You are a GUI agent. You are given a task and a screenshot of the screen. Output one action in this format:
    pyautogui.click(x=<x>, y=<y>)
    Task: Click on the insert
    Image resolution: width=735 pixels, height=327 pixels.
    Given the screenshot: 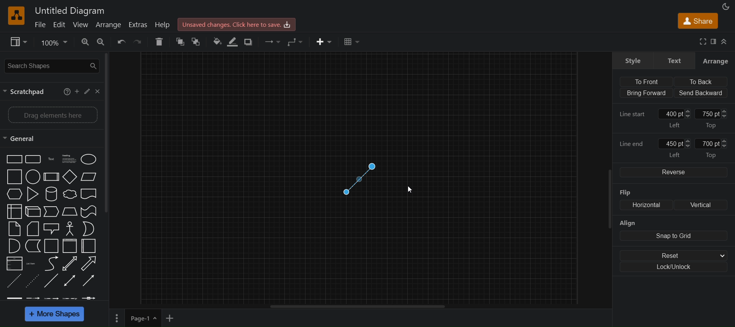 What is the action you would take?
    pyautogui.click(x=324, y=42)
    